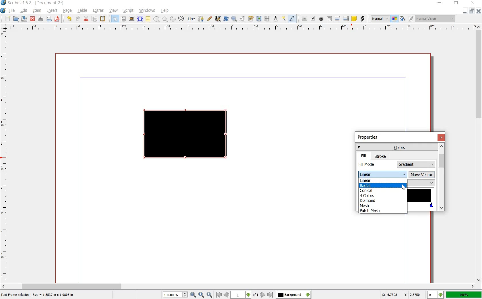 Image resolution: width=482 pixels, height=299 pixels. What do you see at coordinates (185, 295) in the screenshot?
I see `Increase or decrease zoom value` at bounding box center [185, 295].